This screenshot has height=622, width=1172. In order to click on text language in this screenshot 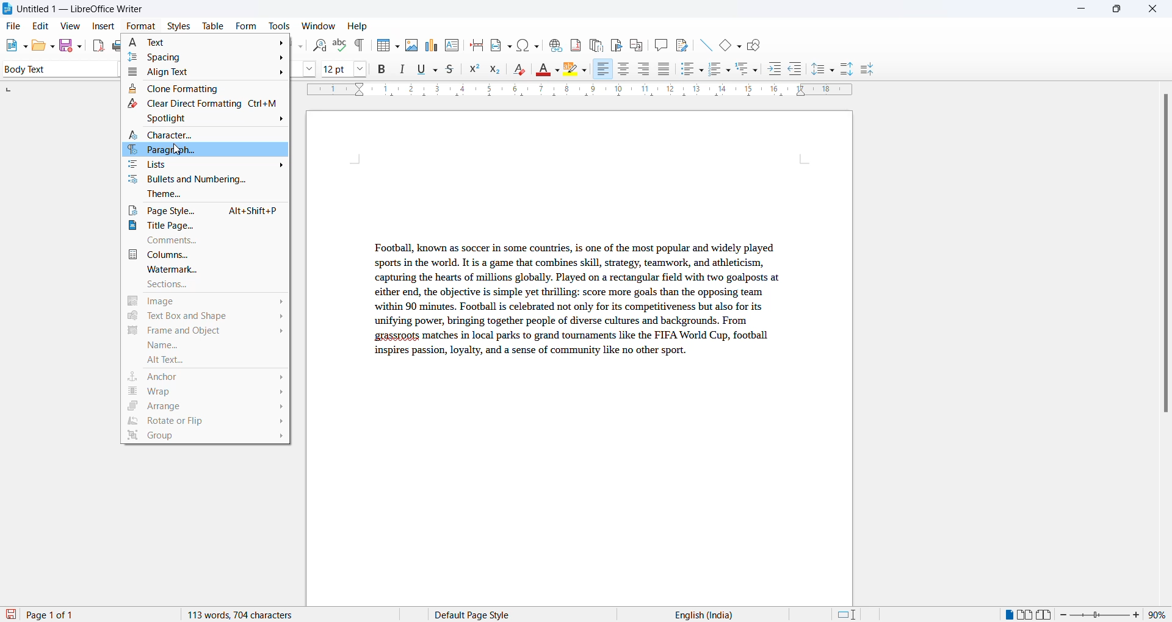, I will do `click(699, 615)`.